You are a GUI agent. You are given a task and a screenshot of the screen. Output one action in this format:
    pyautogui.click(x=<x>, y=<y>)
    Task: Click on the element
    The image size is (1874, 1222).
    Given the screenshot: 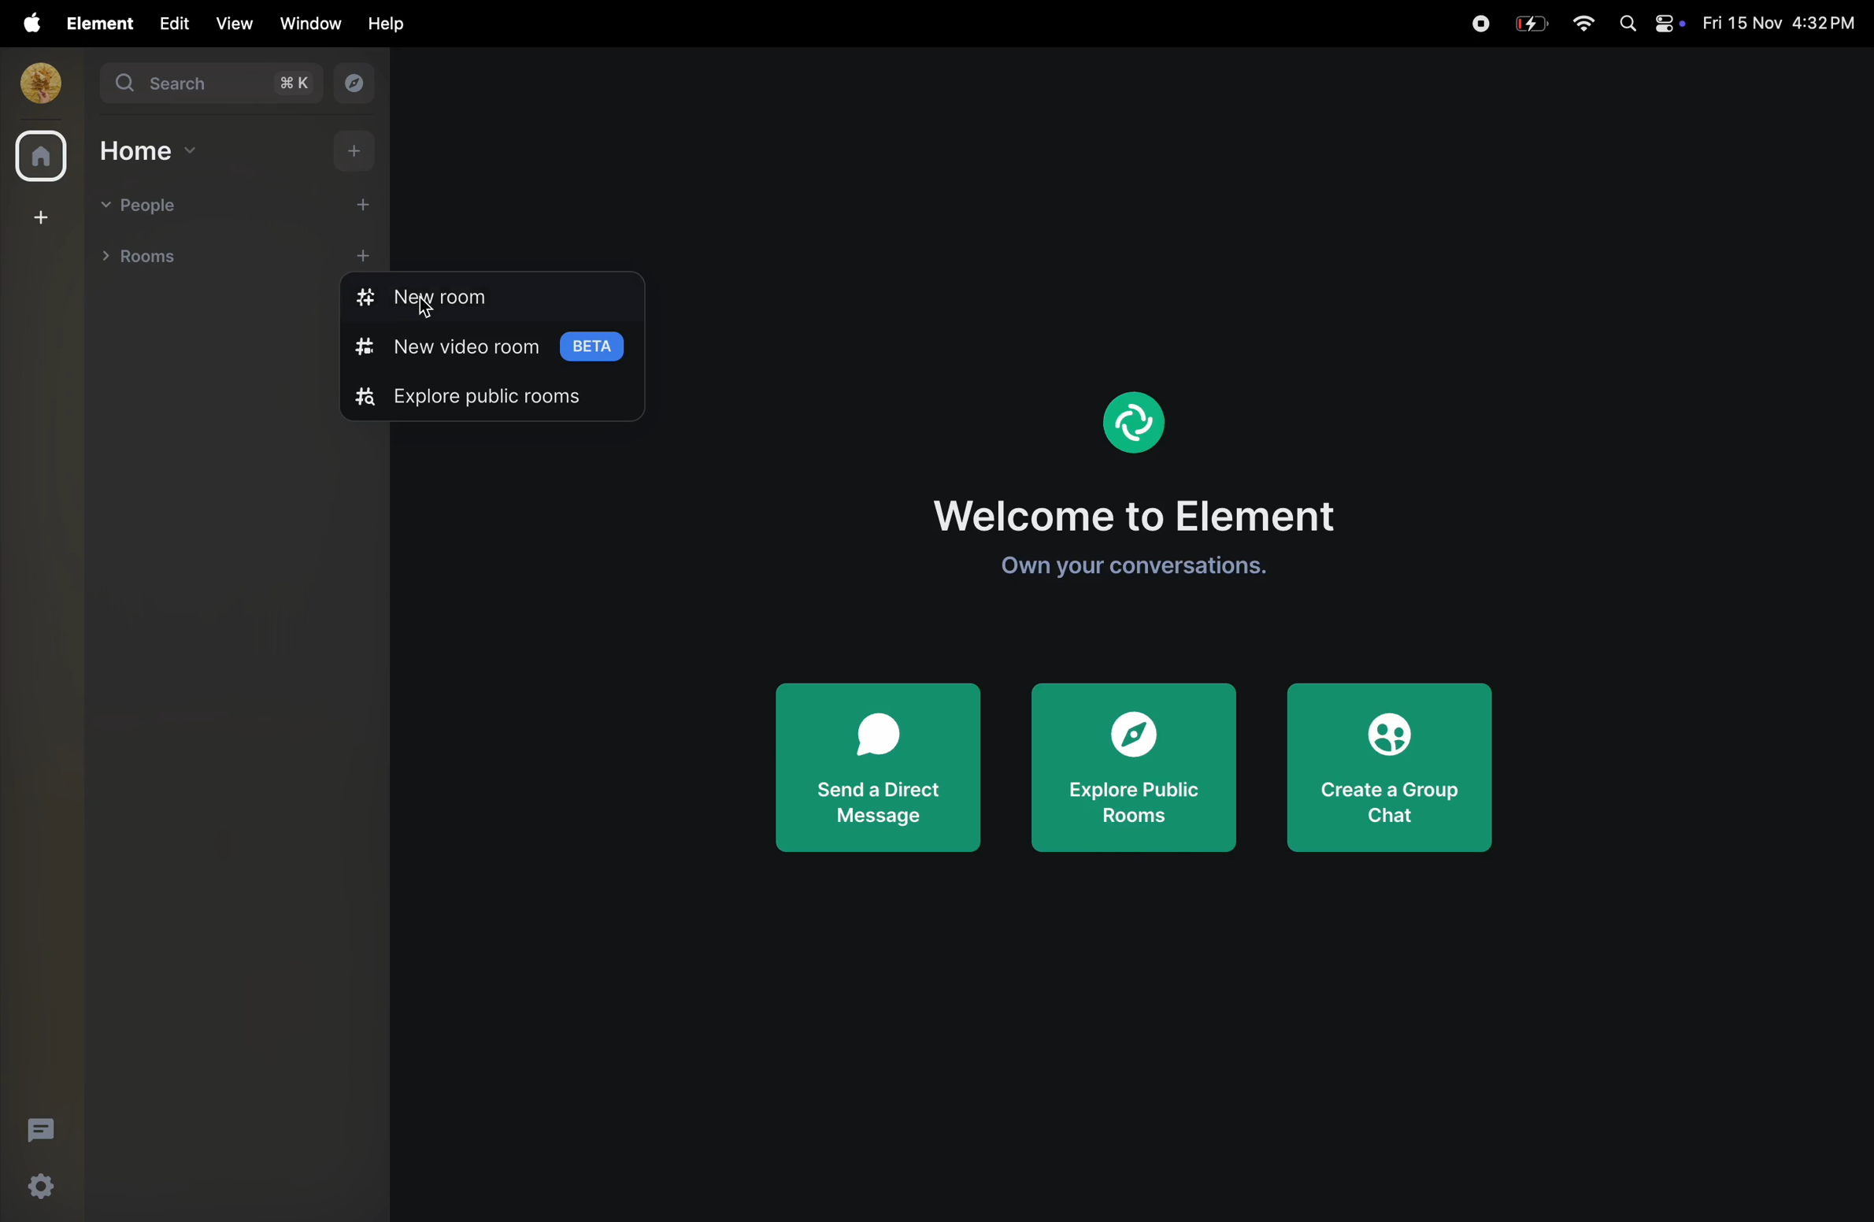 What is the action you would take?
    pyautogui.click(x=1131, y=419)
    